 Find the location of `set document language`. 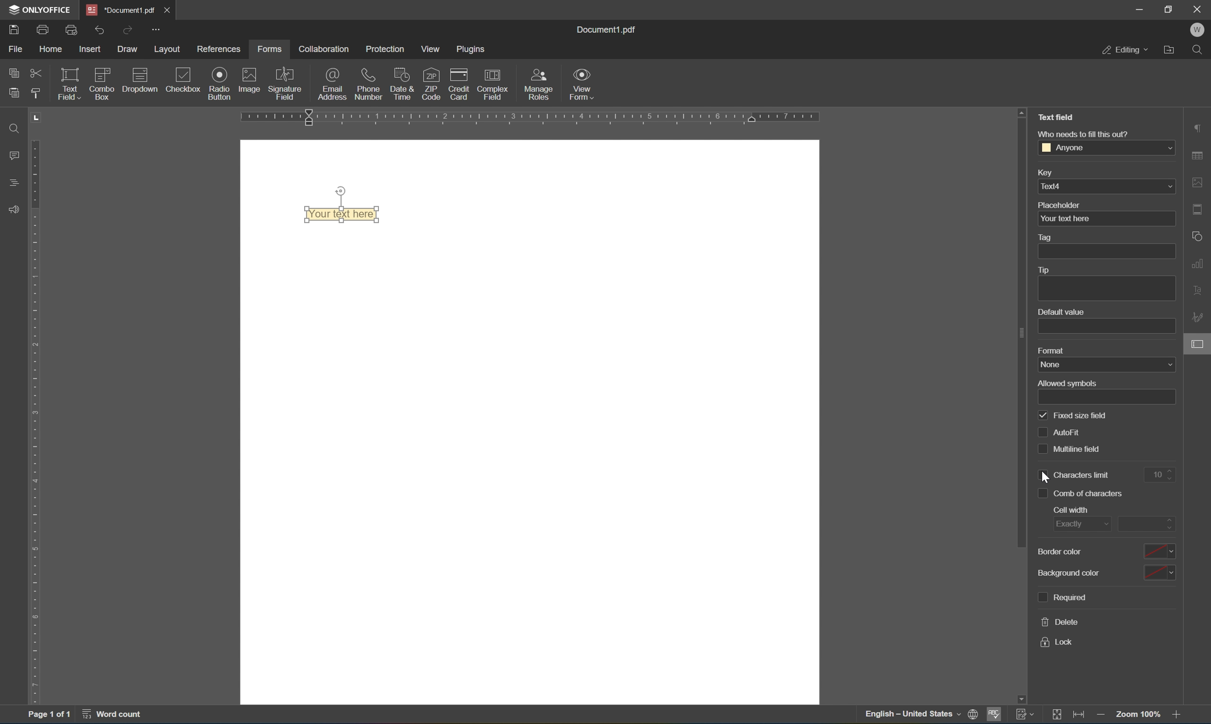

set document language is located at coordinates (971, 715).